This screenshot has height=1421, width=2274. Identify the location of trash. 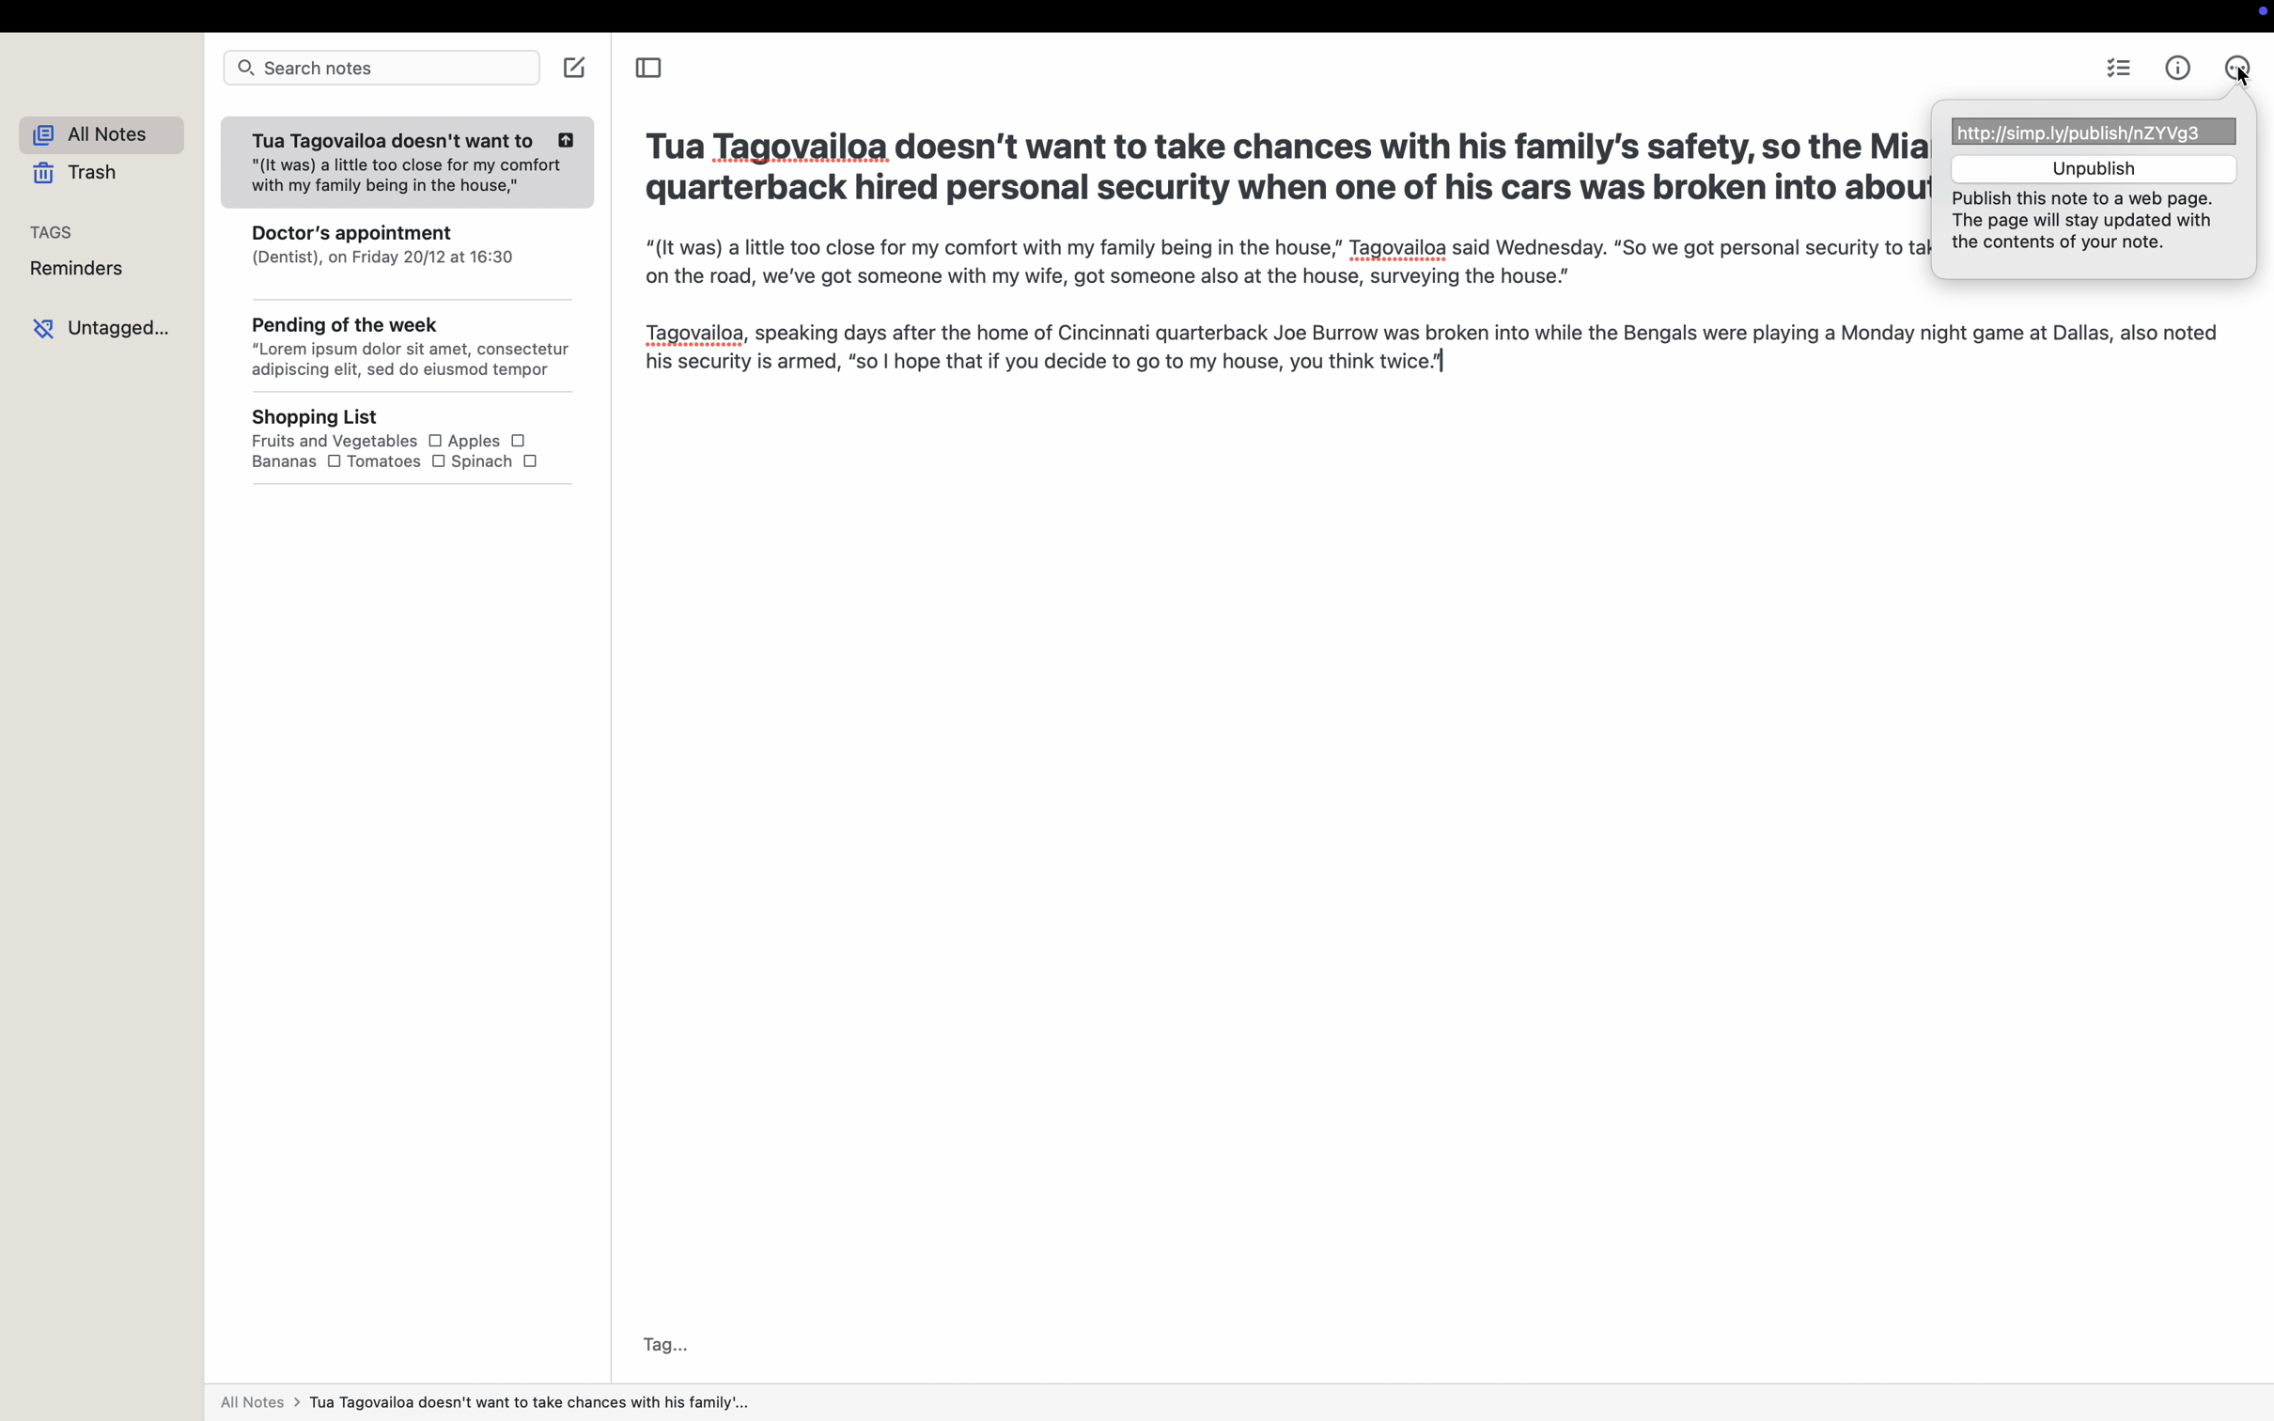
(80, 176).